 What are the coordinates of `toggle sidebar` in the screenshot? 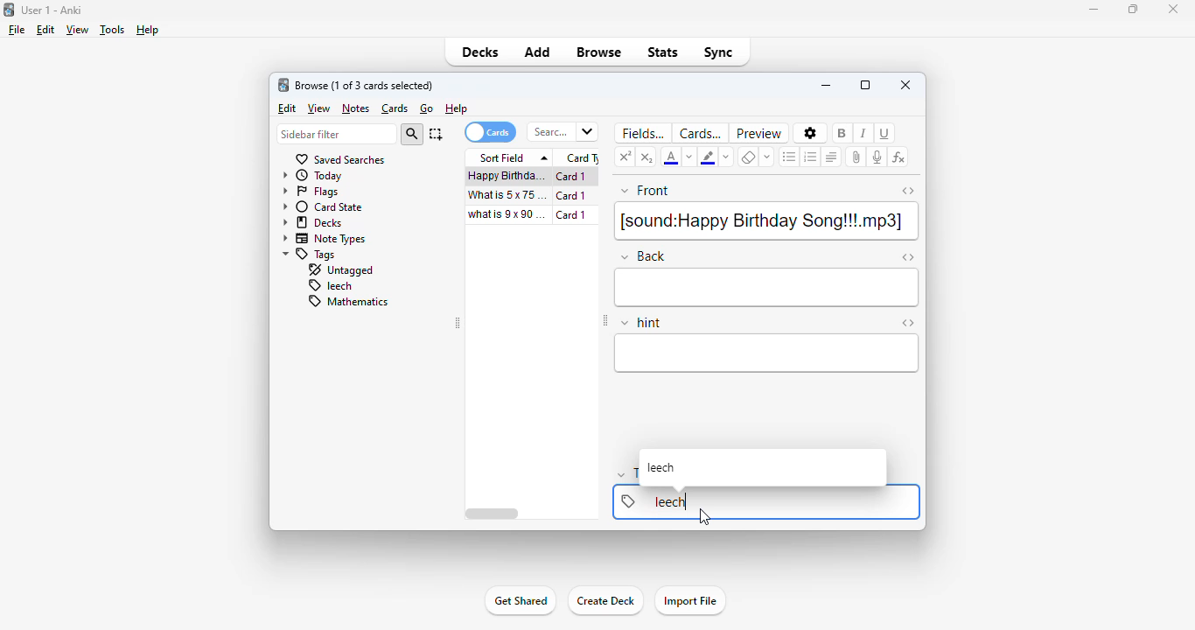 It's located at (605, 322).